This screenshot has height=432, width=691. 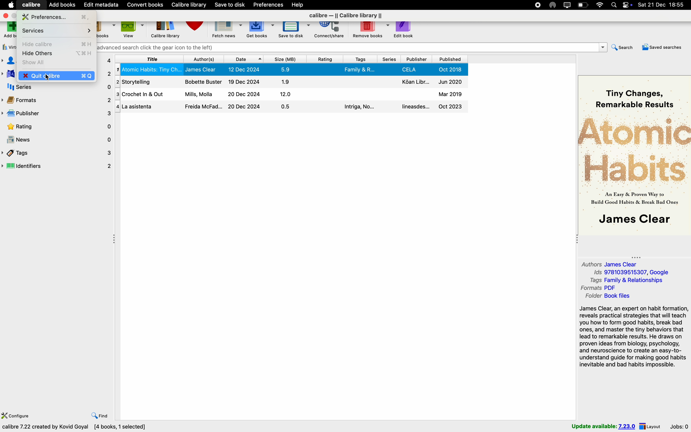 I want to click on tags, so click(x=359, y=59).